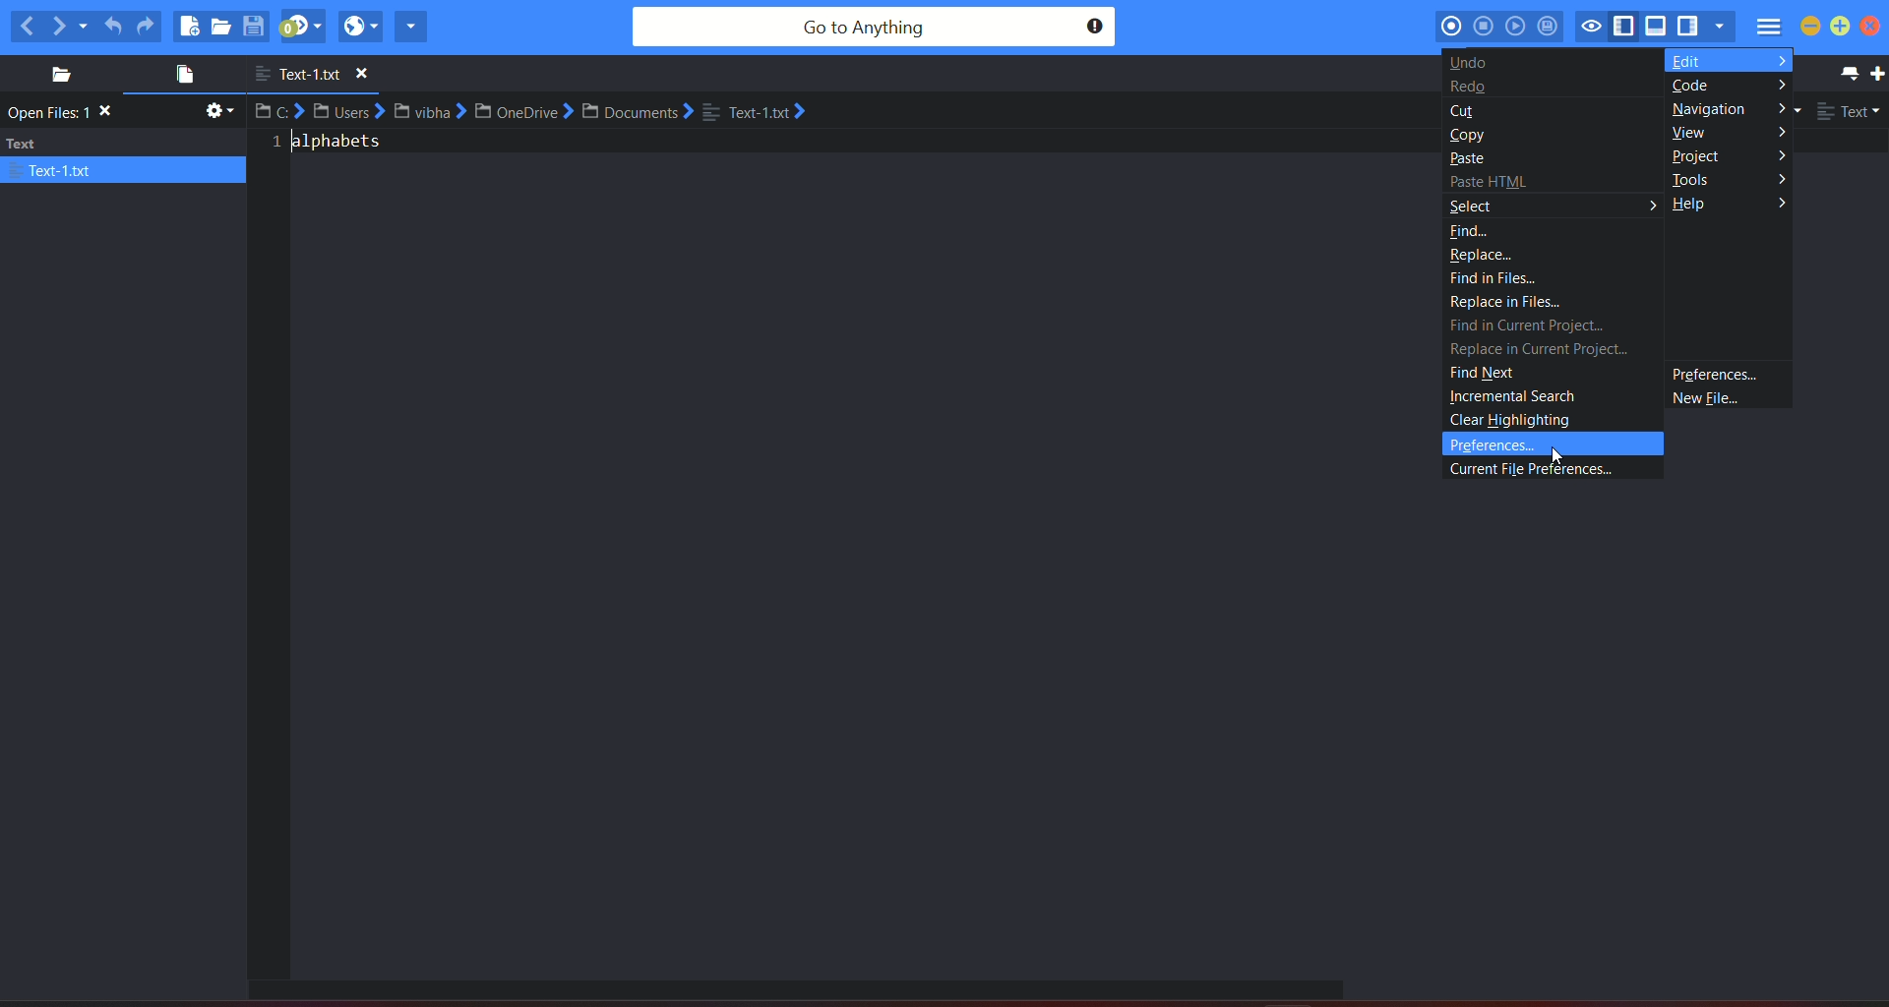 This screenshot has height=1007, width=1889. I want to click on open file, so click(223, 28).